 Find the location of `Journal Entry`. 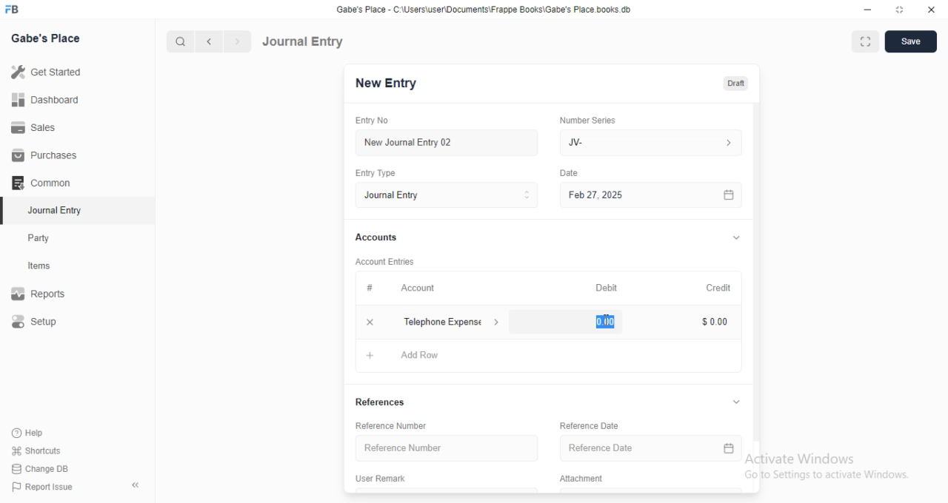

Journal Entry is located at coordinates (52, 210).